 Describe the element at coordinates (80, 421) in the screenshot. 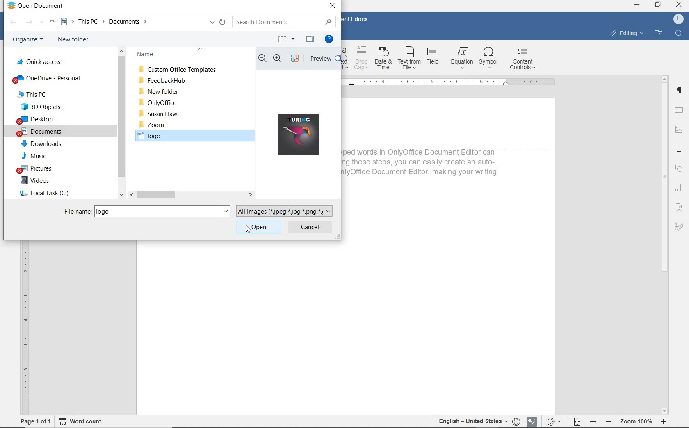

I see `Word count` at that location.